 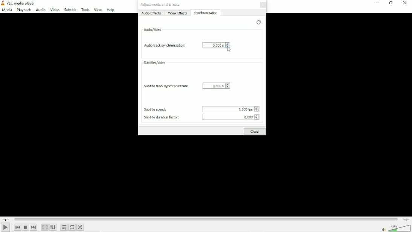 I want to click on Next, so click(x=34, y=227).